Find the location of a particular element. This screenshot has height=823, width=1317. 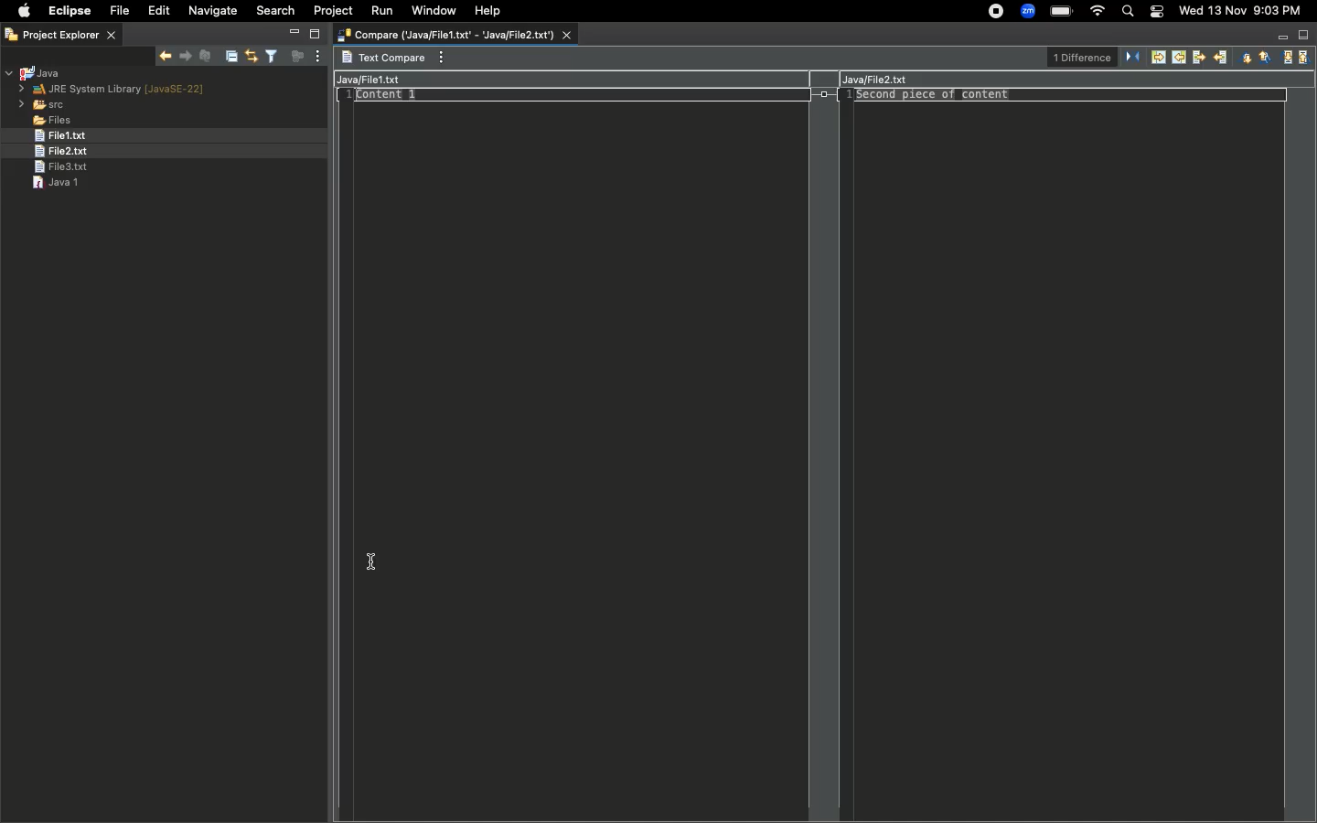

Minimize is located at coordinates (1279, 34).